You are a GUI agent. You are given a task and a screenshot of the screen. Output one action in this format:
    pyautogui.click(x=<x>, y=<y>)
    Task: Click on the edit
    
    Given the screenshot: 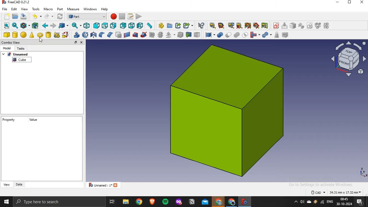 What is the action you would take?
    pyautogui.click(x=14, y=9)
    